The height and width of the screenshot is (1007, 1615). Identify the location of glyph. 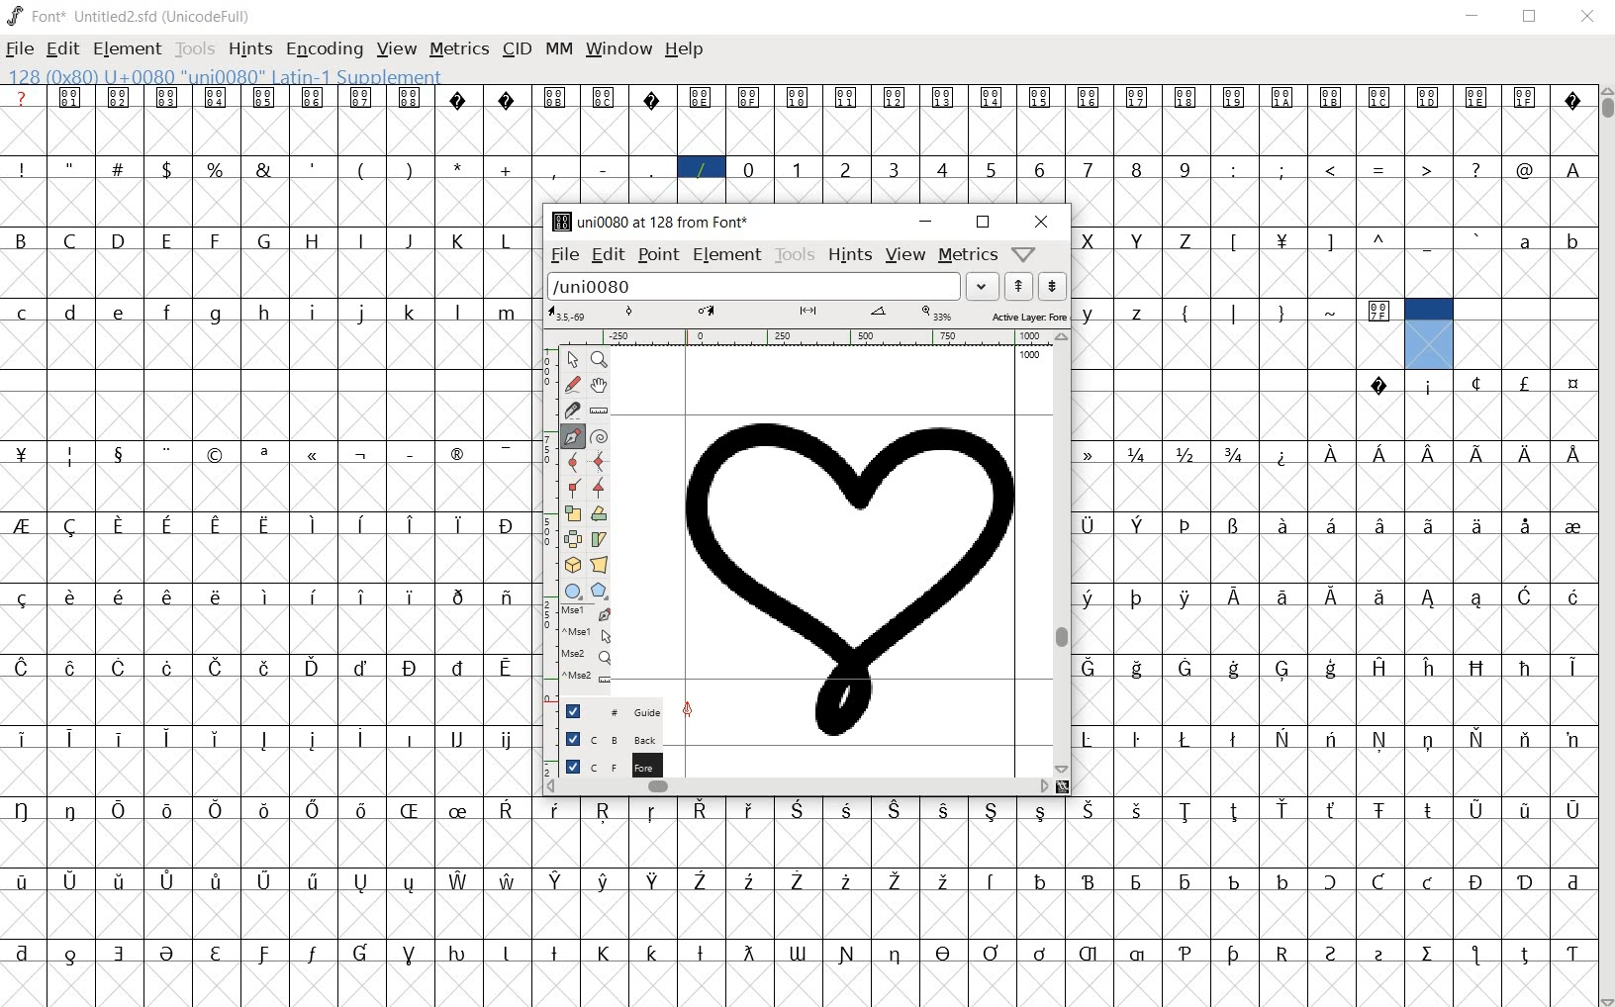
(946, 811).